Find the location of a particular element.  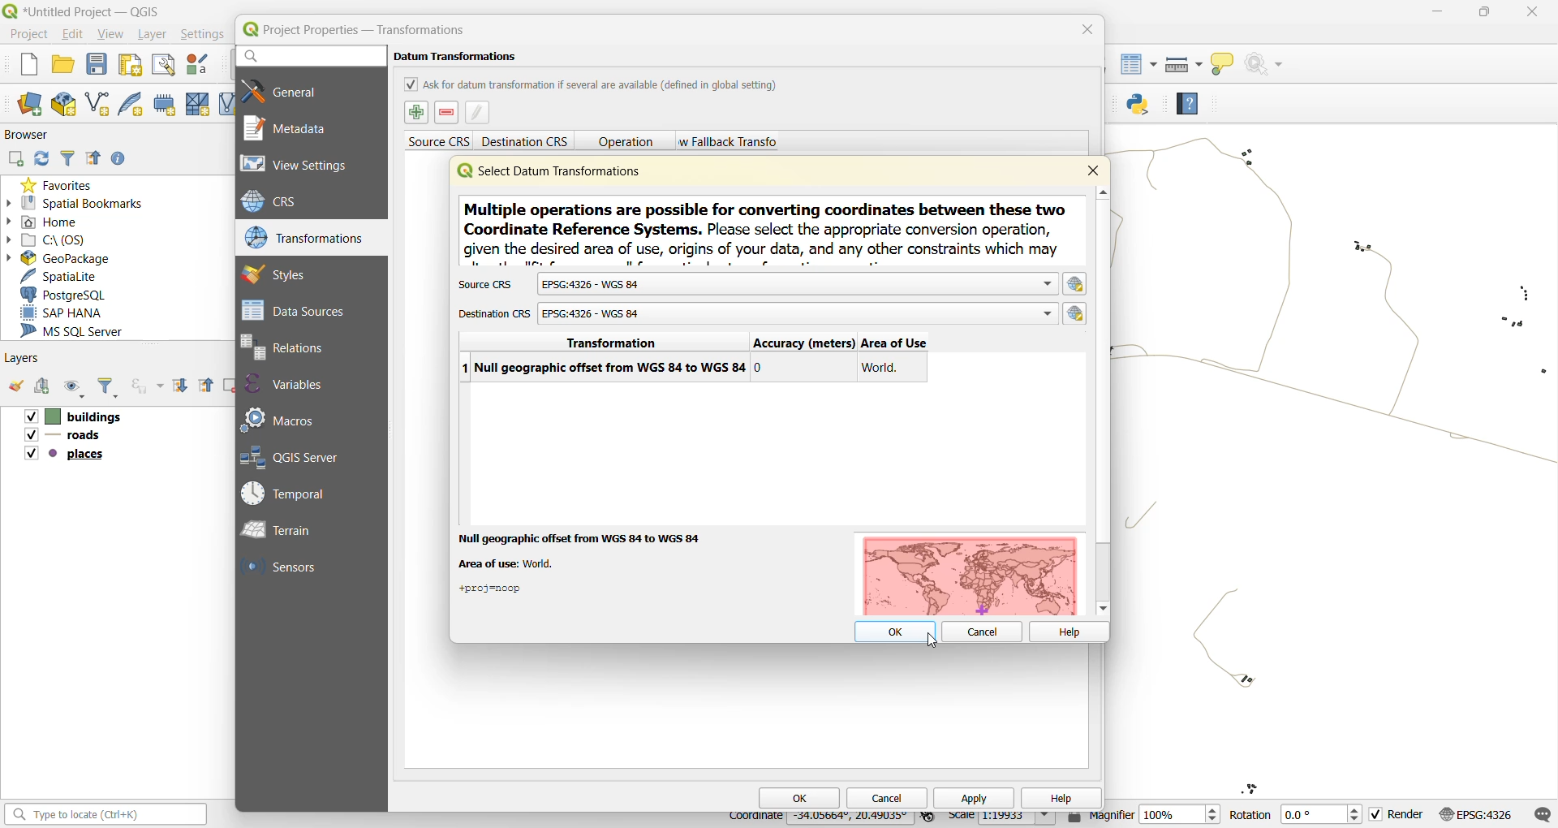

EPSG:4326 - WGS 84 is located at coordinates (798, 283).